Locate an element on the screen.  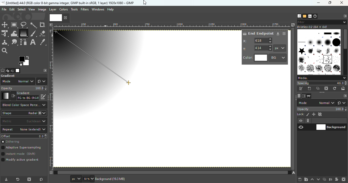
Configure this tab is located at coordinates (345, 16).